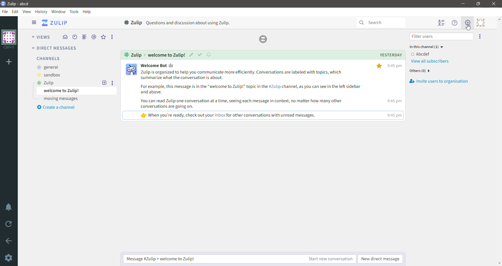 The width and height of the screenshot is (502, 266). I want to click on Channels, so click(48, 58).